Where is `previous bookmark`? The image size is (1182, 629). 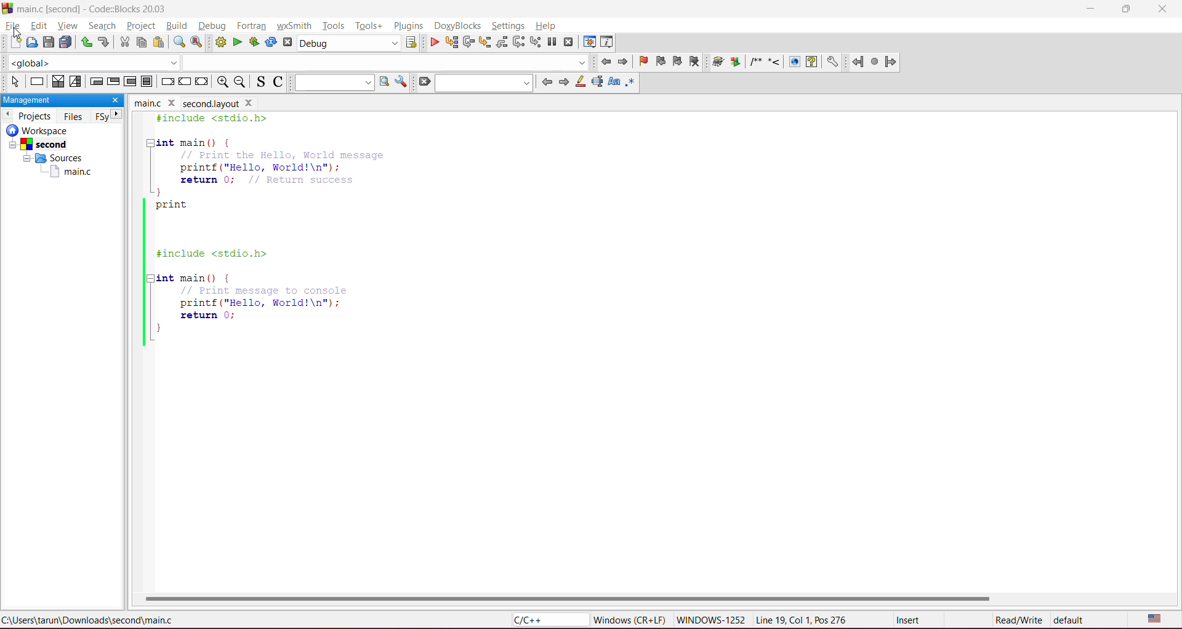 previous bookmark is located at coordinates (659, 63).